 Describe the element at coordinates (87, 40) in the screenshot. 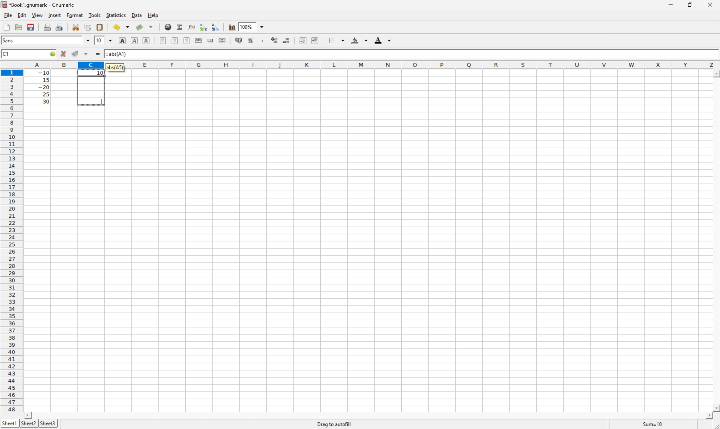

I see `Drop Down` at that location.